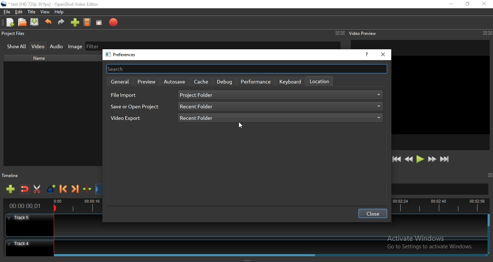 The image size is (493, 262). What do you see at coordinates (445, 159) in the screenshot?
I see `Jump to end` at bounding box center [445, 159].